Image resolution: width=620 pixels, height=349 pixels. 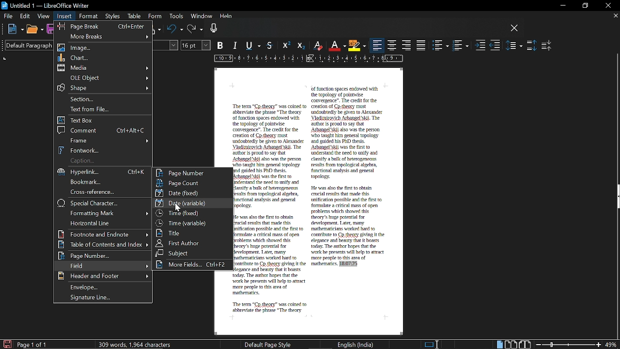 What do you see at coordinates (8, 16) in the screenshot?
I see `File` at bounding box center [8, 16].